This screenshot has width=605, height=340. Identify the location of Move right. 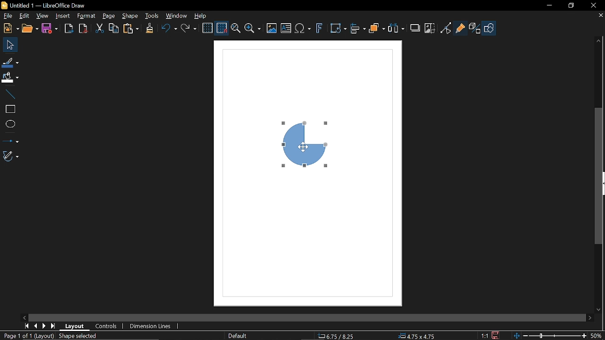
(588, 317).